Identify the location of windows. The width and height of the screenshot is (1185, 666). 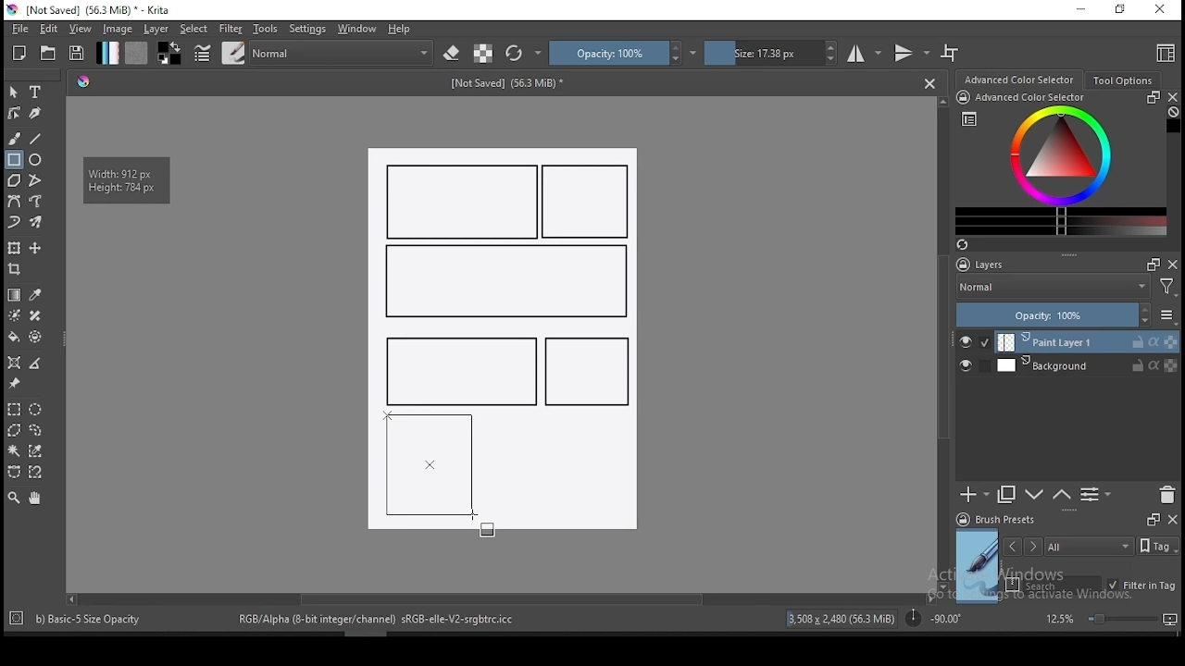
(357, 29).